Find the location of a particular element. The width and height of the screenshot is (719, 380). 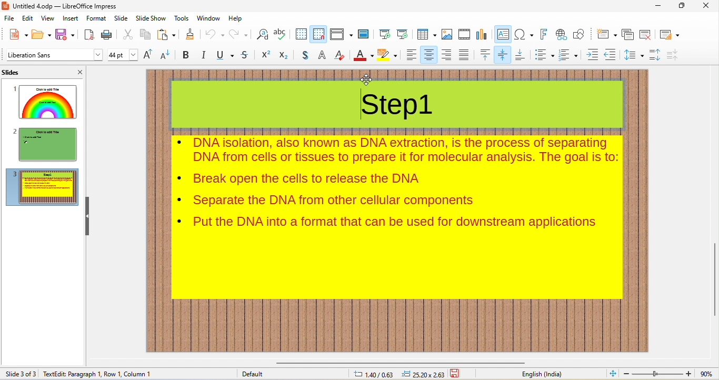

cursor and object position changed is located at coordinates (399, 374).